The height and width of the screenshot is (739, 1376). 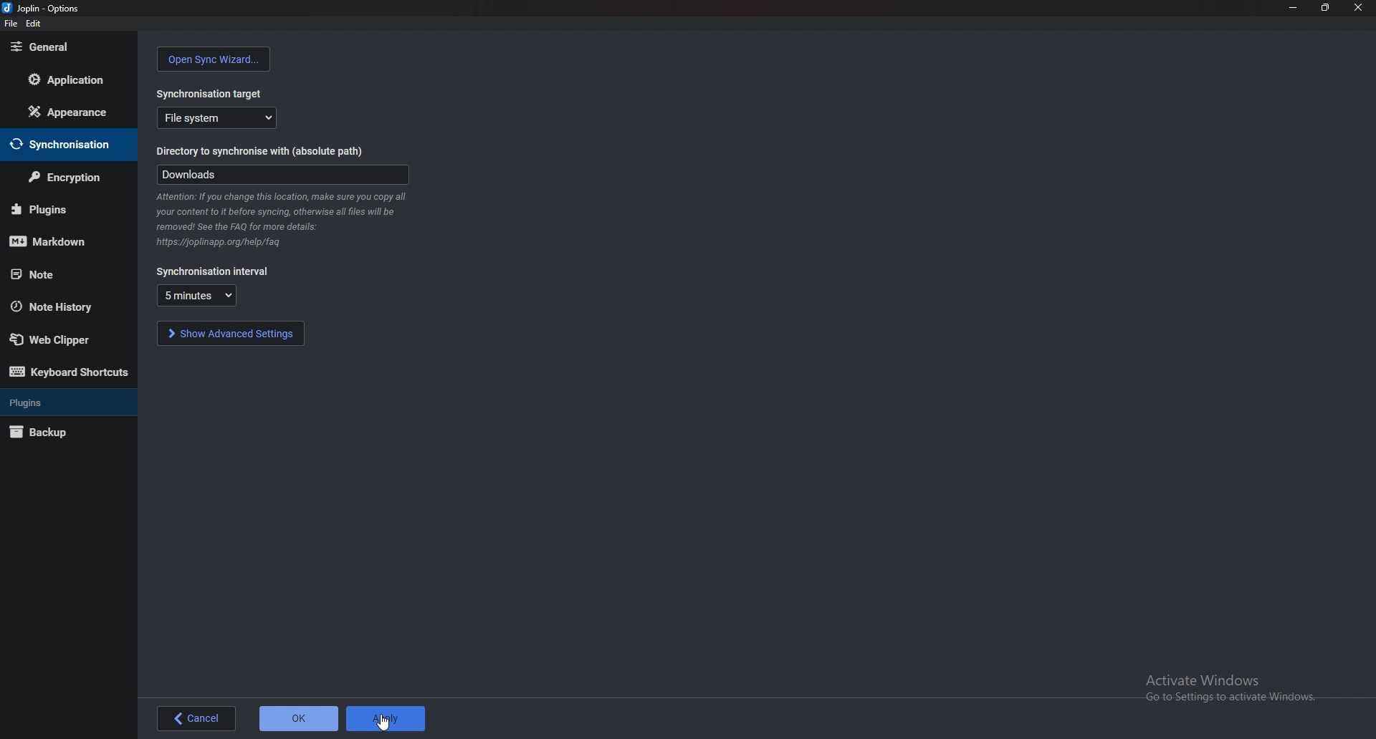 What do you see at coordinates (1293, 8) in the screenshot?
I see `Minimize` at bounding box center [1293, 8].